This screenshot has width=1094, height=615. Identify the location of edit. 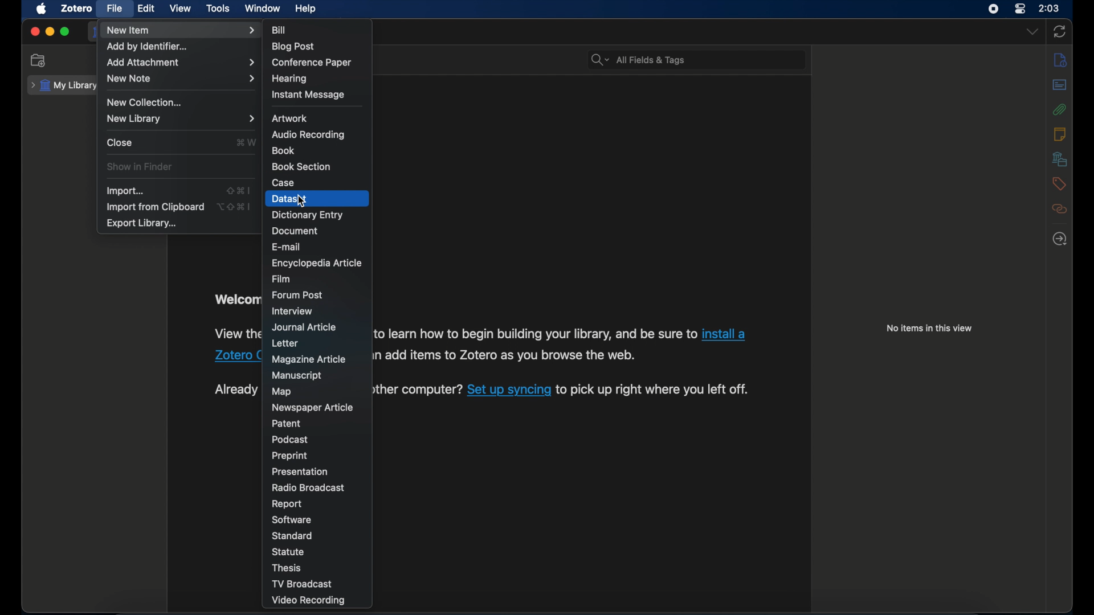
(146, 9).